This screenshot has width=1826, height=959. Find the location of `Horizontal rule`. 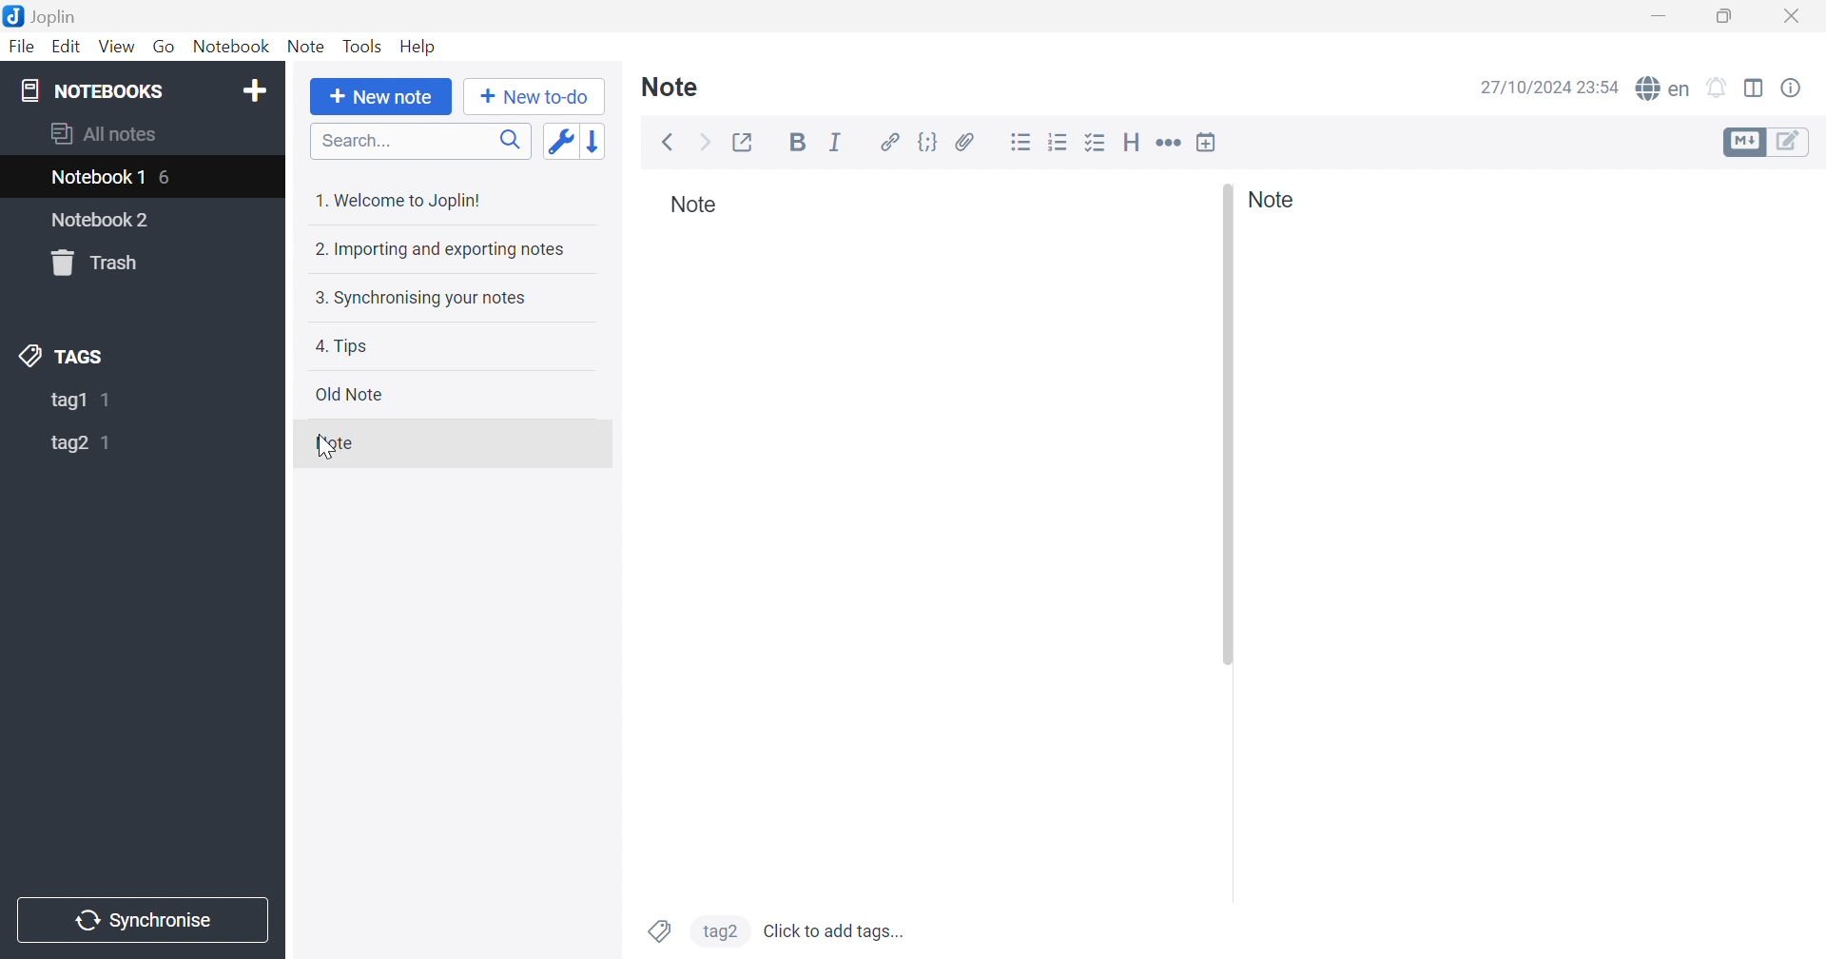

Horizontal rule is located at coordinates (1171, 145).